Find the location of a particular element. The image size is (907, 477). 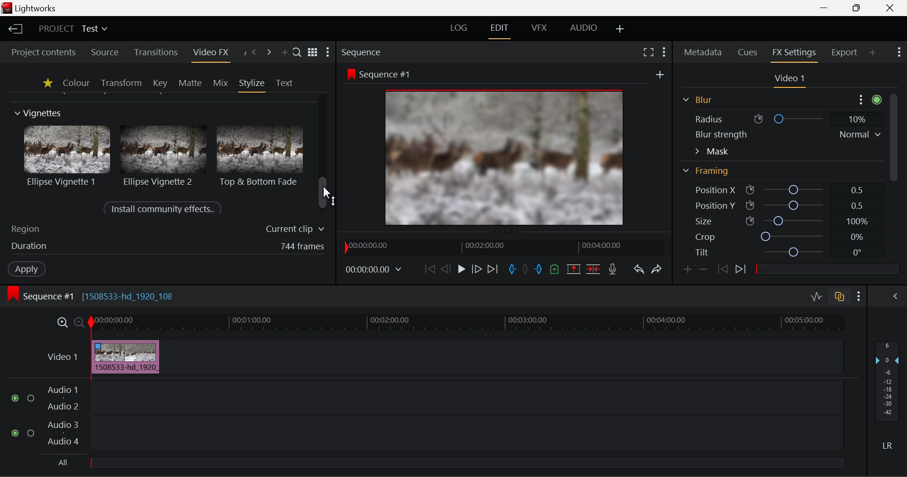

Blur is located at coordinates (696, 99).